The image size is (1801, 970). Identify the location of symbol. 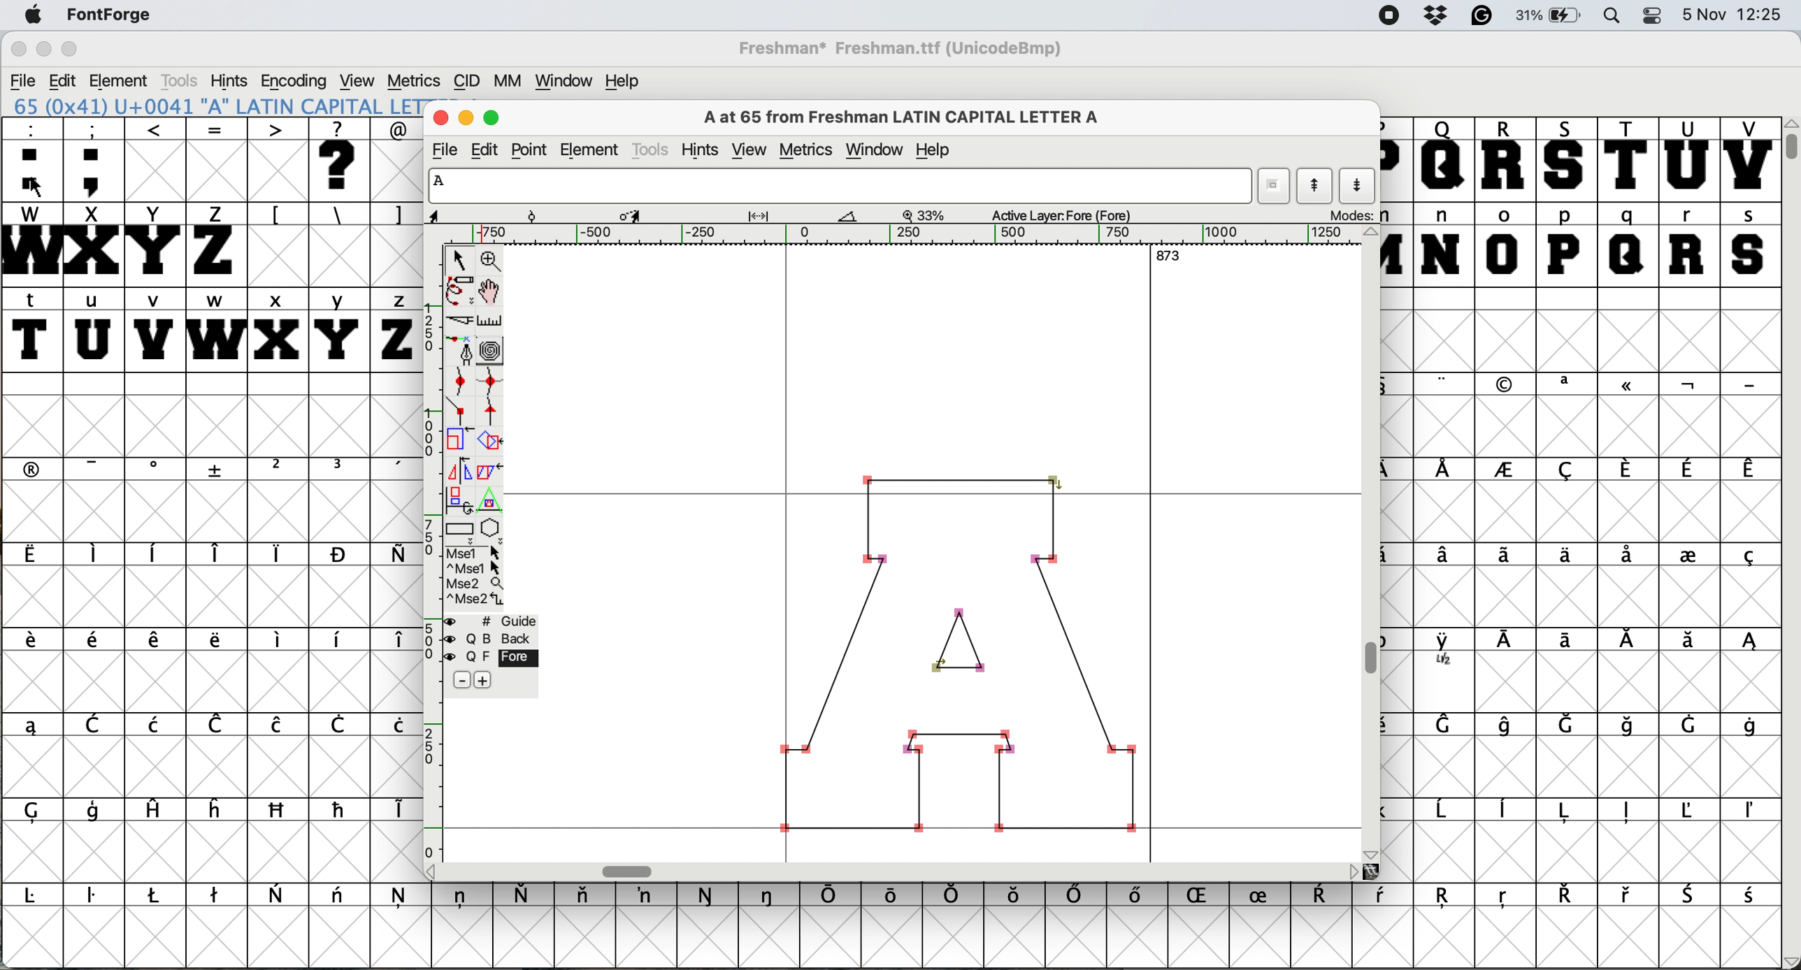
(954, 895).